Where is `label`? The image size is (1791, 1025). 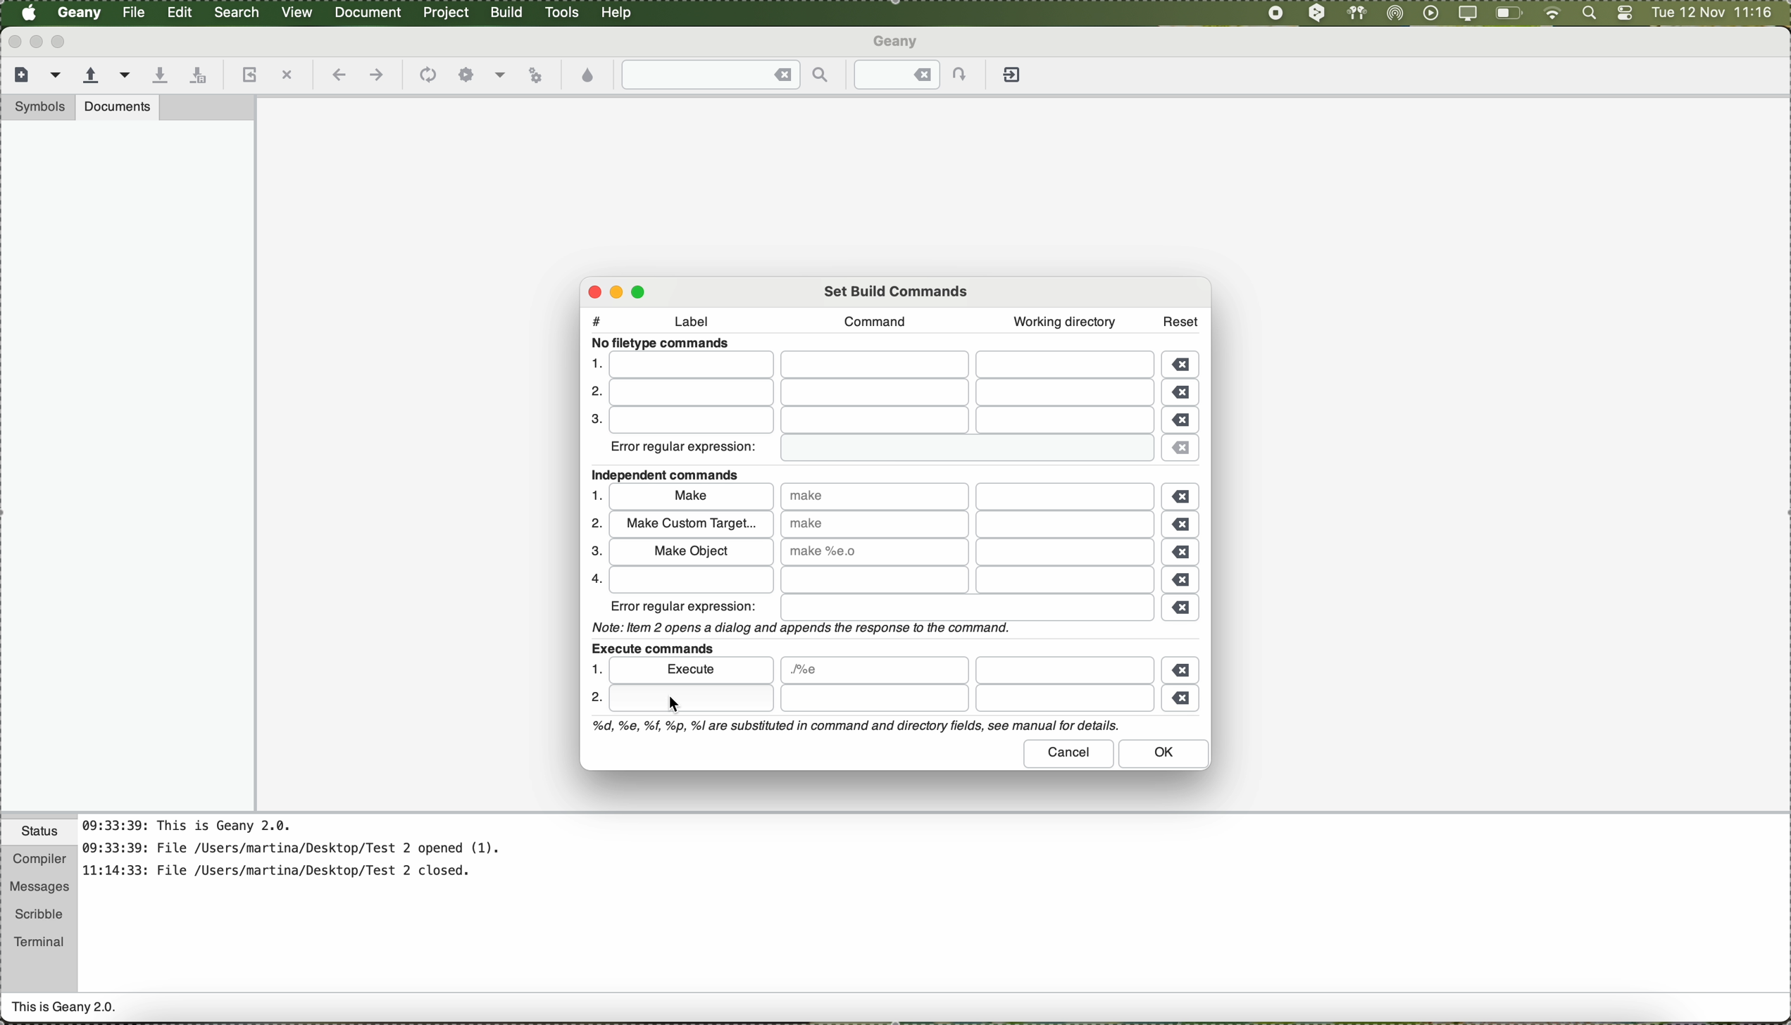
label is located at coordinates (699, 324).